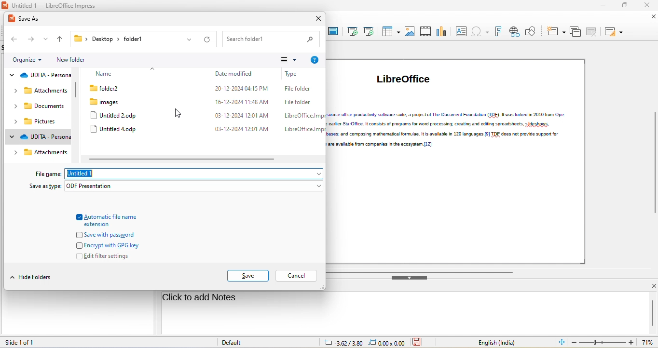 Image resolution: width=658 pixels, height=348 pixels. I want to click on chart, so click(441, 32).